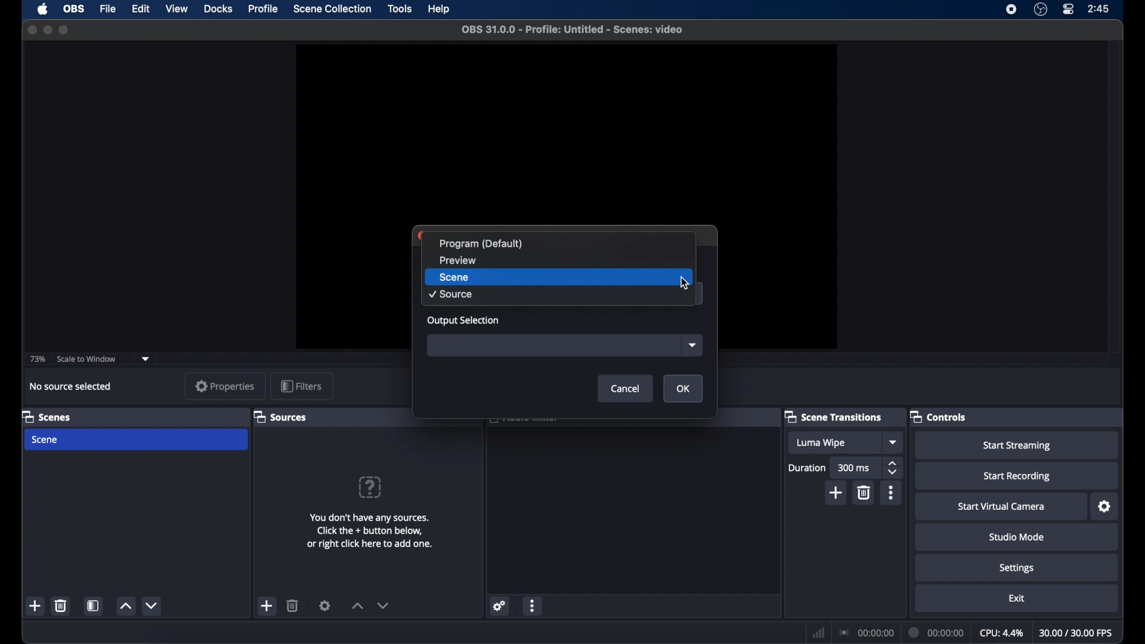  Describe the element at coordinates (218, 10) in the screenshot. I see `docks` at that location.